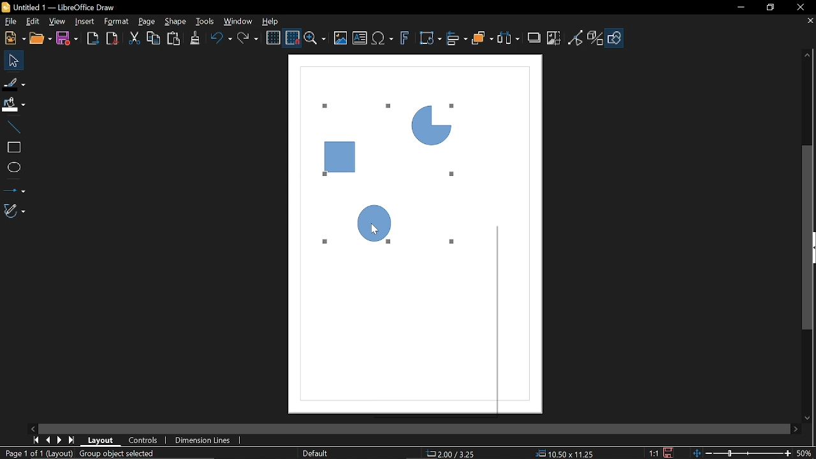  I want to click on Minimize, so click(738, 8).